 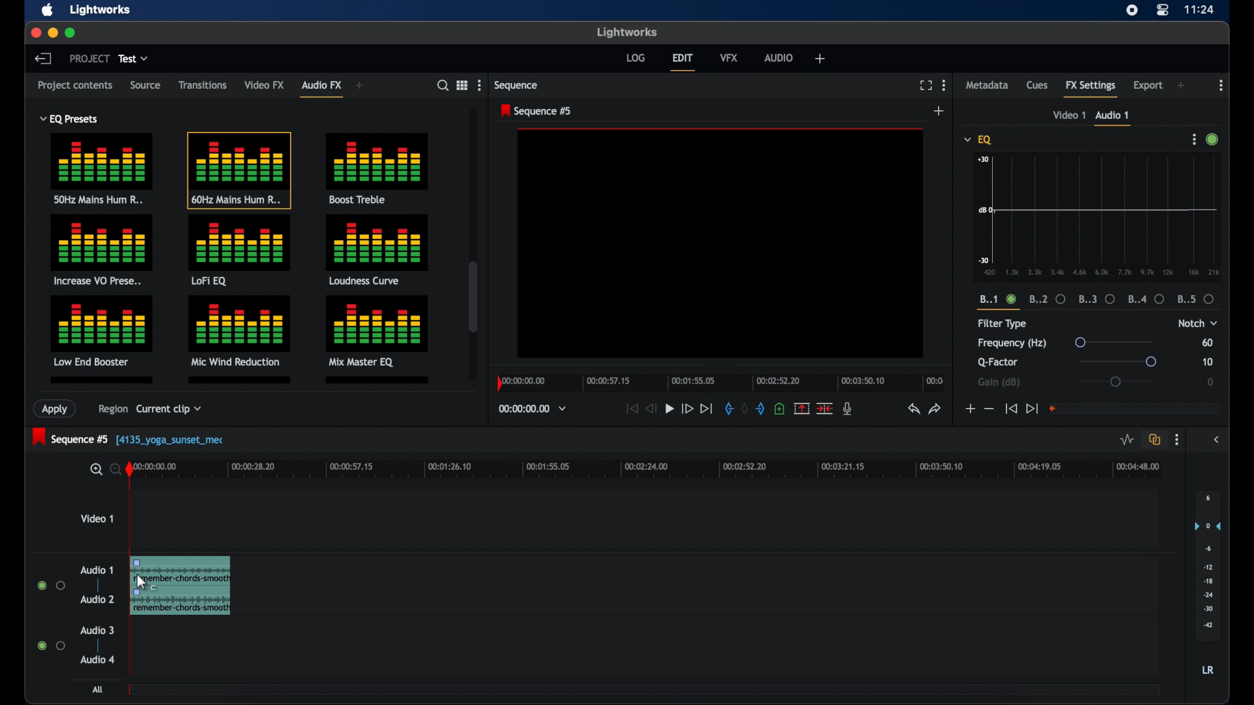 I want to click on redo, so click(x=935, y=409).